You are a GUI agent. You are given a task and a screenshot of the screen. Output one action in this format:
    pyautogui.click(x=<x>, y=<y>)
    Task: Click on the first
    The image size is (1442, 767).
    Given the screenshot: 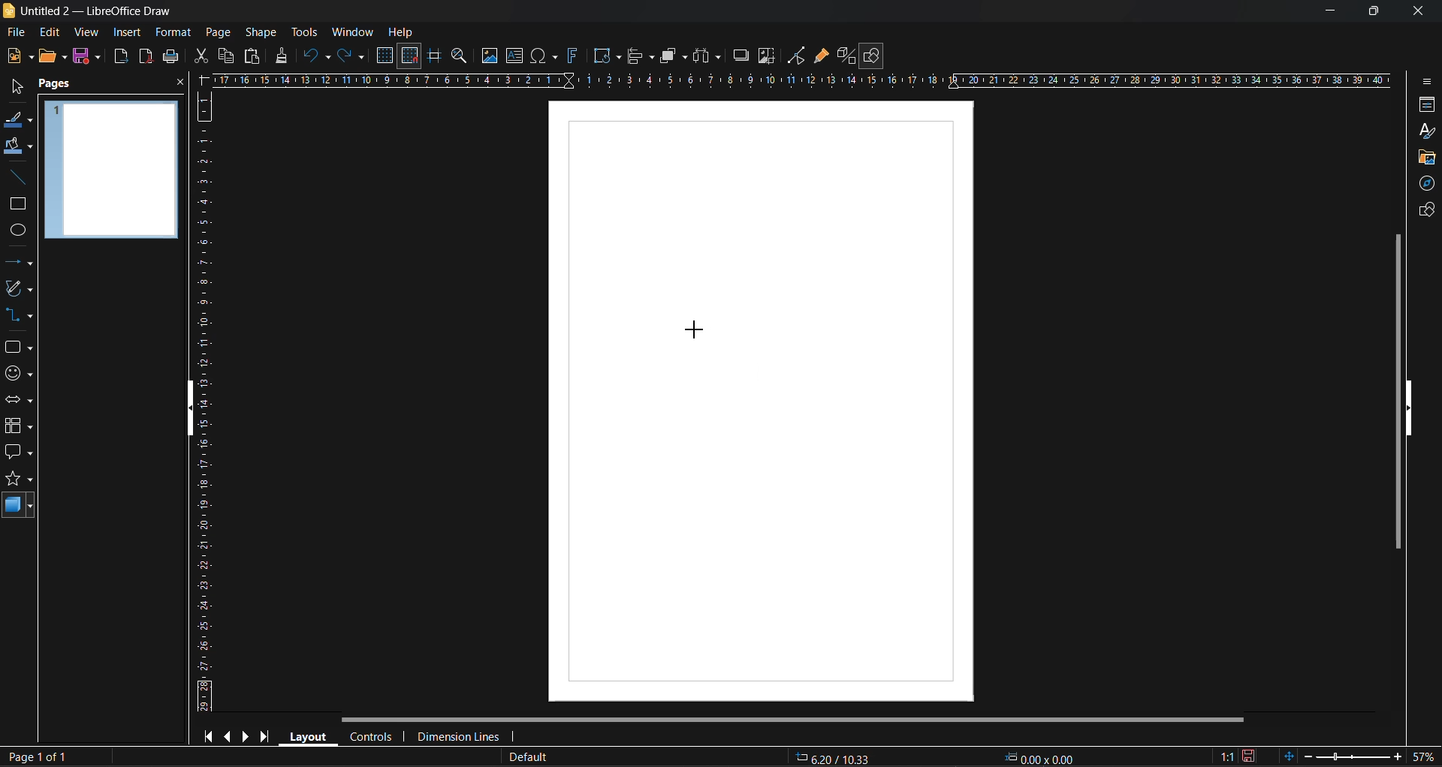 What is the action you would take?
    pyautogui.click(x=212, y=737)
    